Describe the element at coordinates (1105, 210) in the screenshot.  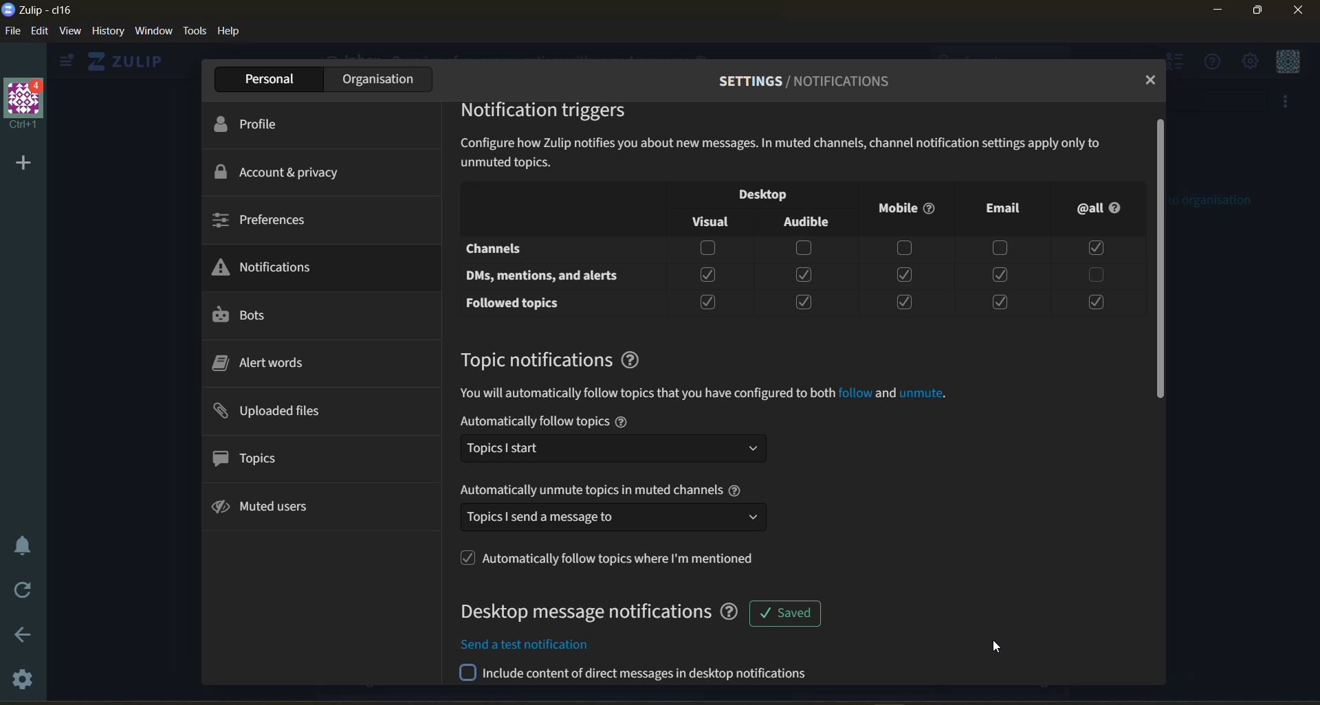
I see `@all` at that location.